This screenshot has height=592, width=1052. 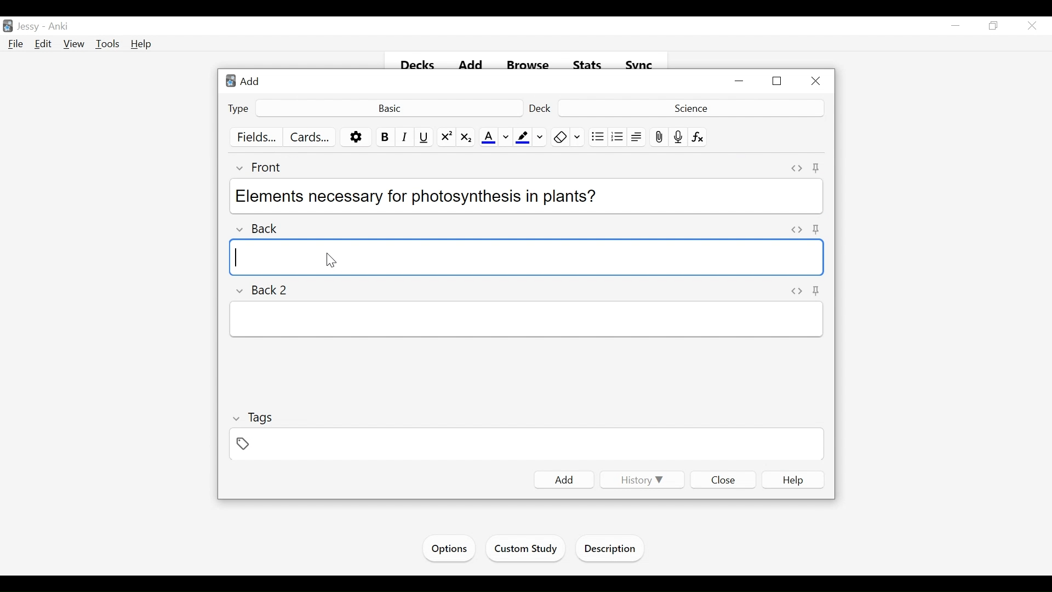 What do you see at coordinates (258, 138) in the screenshot?
I see `Fields` at bounding box center [258, 138].